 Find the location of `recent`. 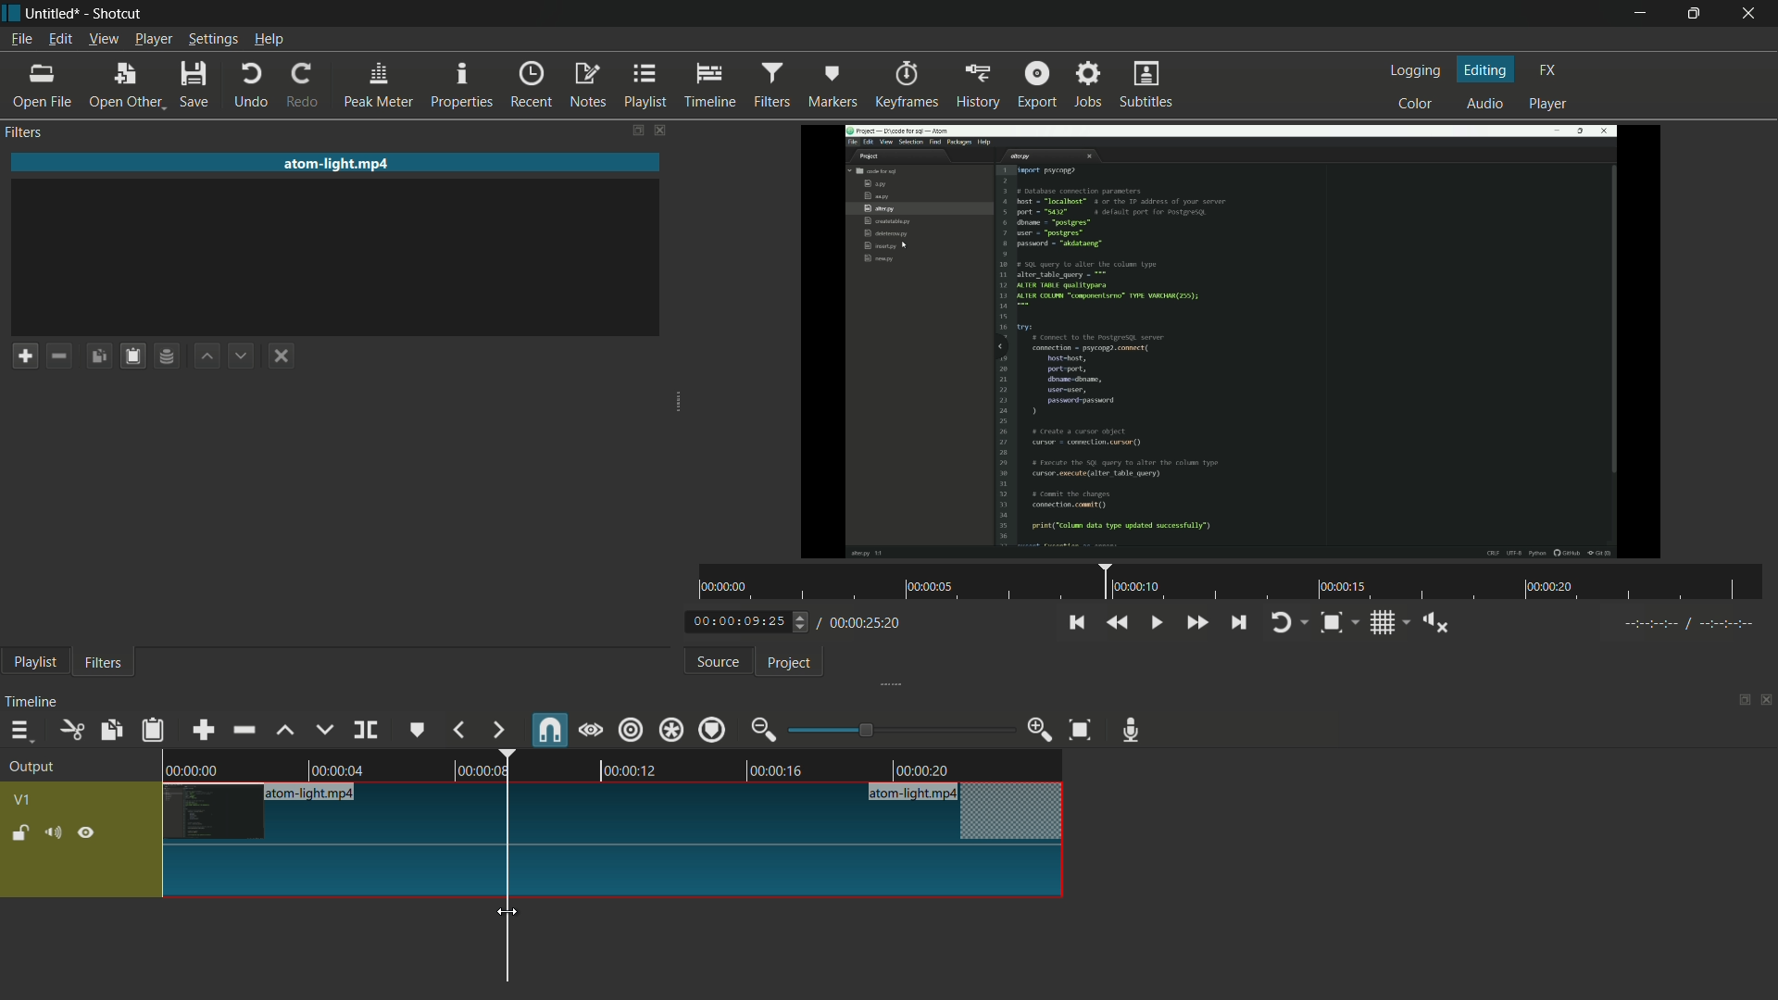

recent is located at coordinates (534, 85).